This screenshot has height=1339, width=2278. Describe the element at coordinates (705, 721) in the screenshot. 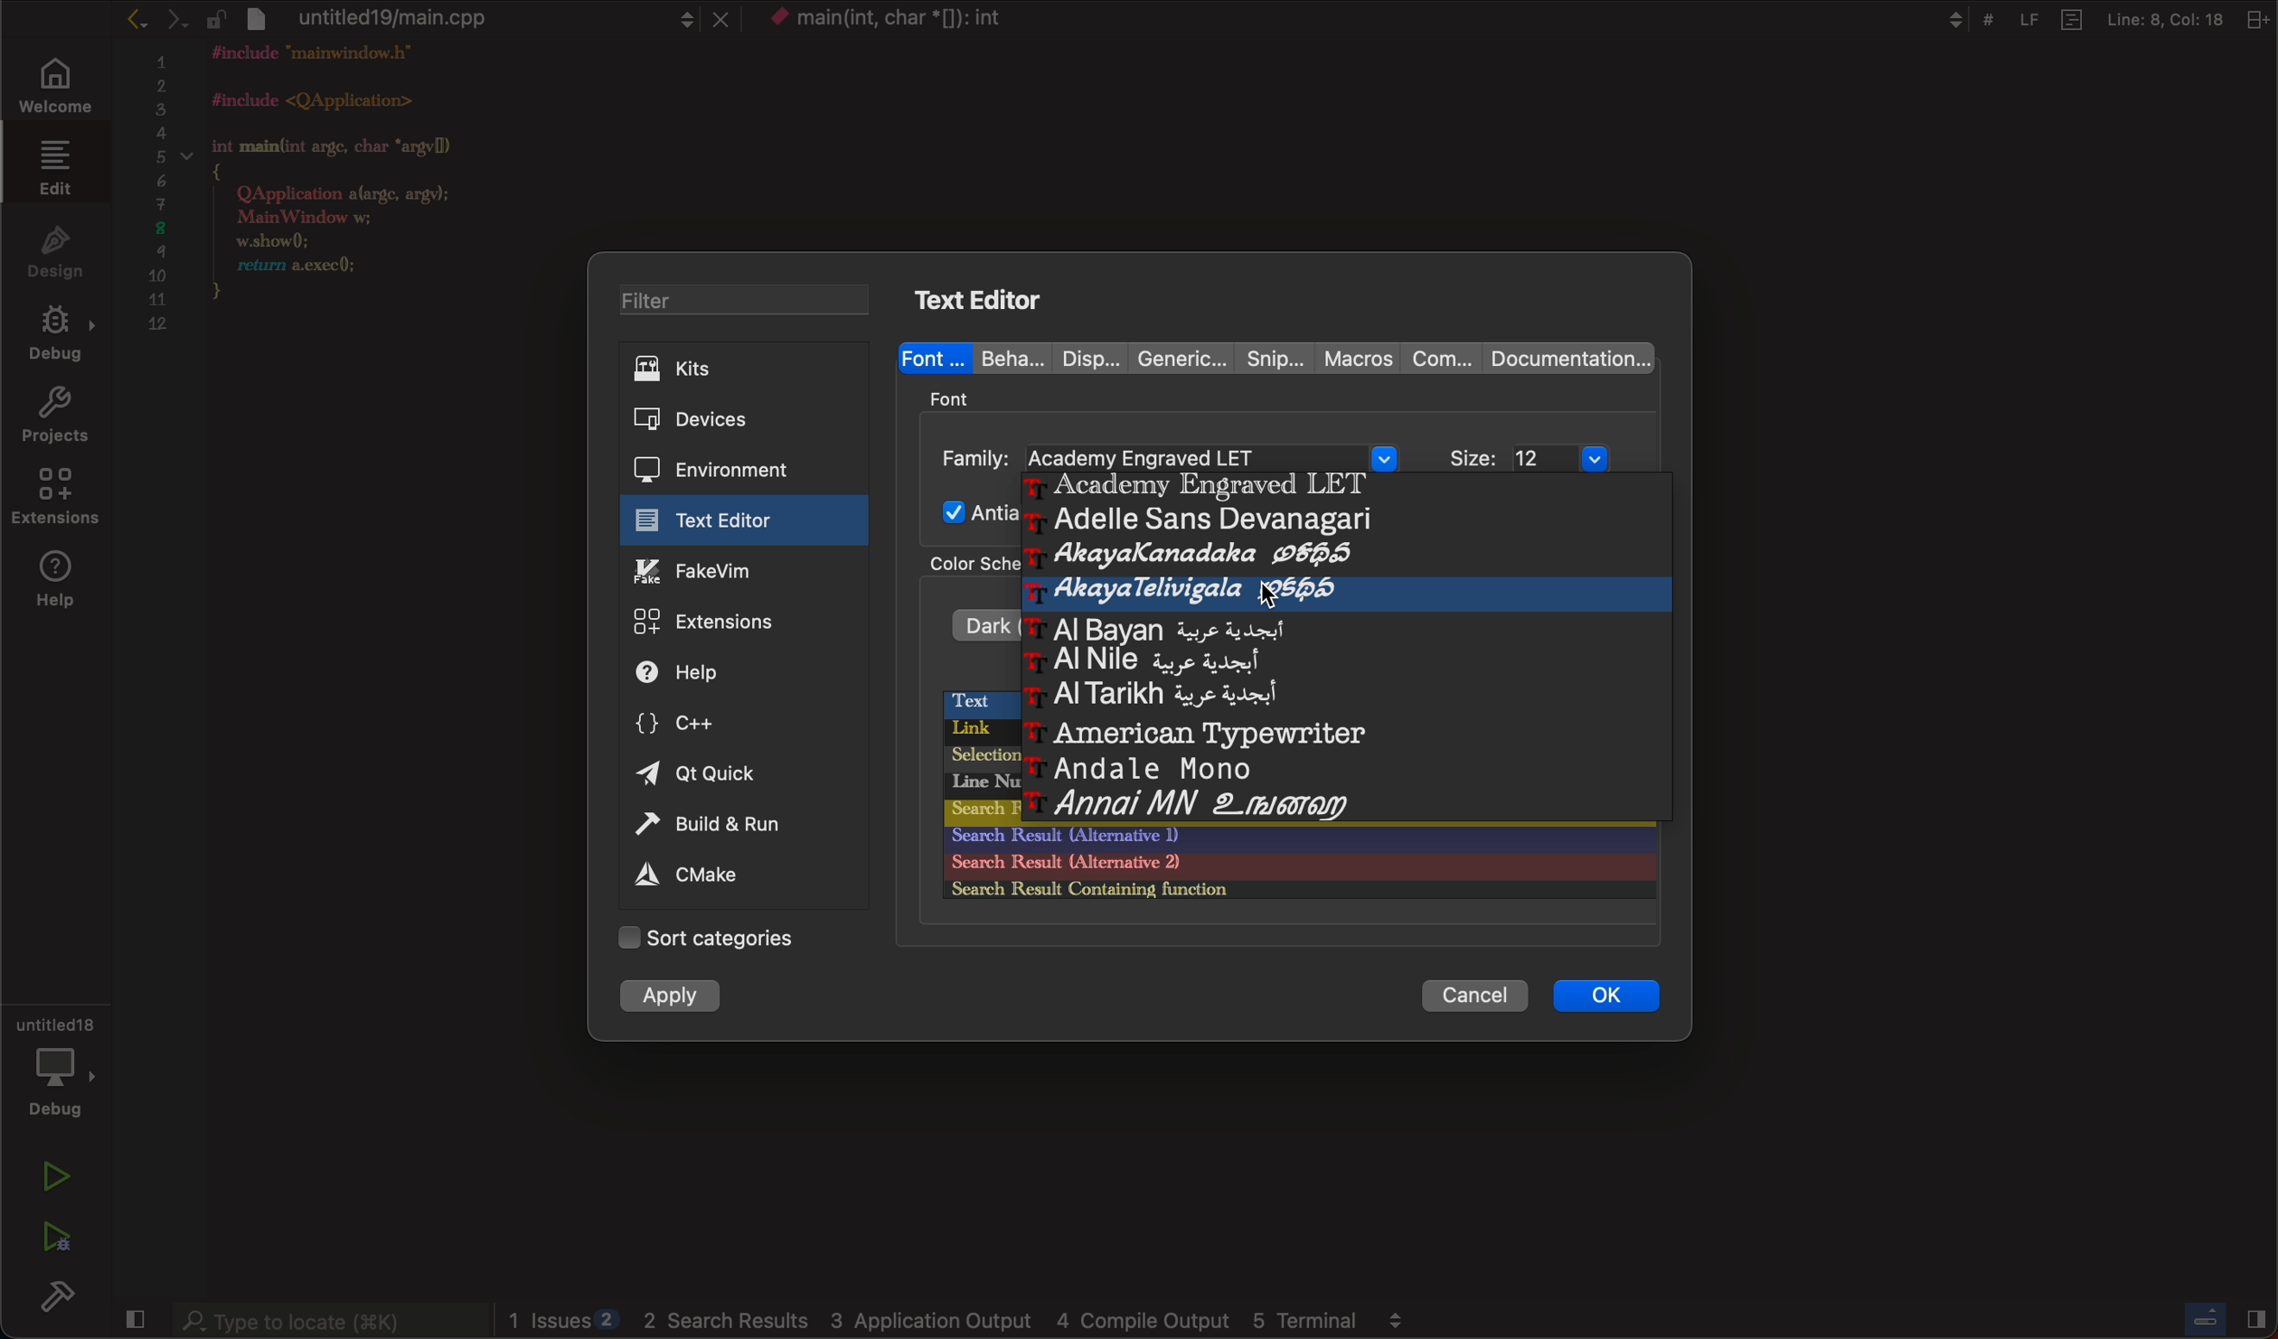

I see `c++` at that location.